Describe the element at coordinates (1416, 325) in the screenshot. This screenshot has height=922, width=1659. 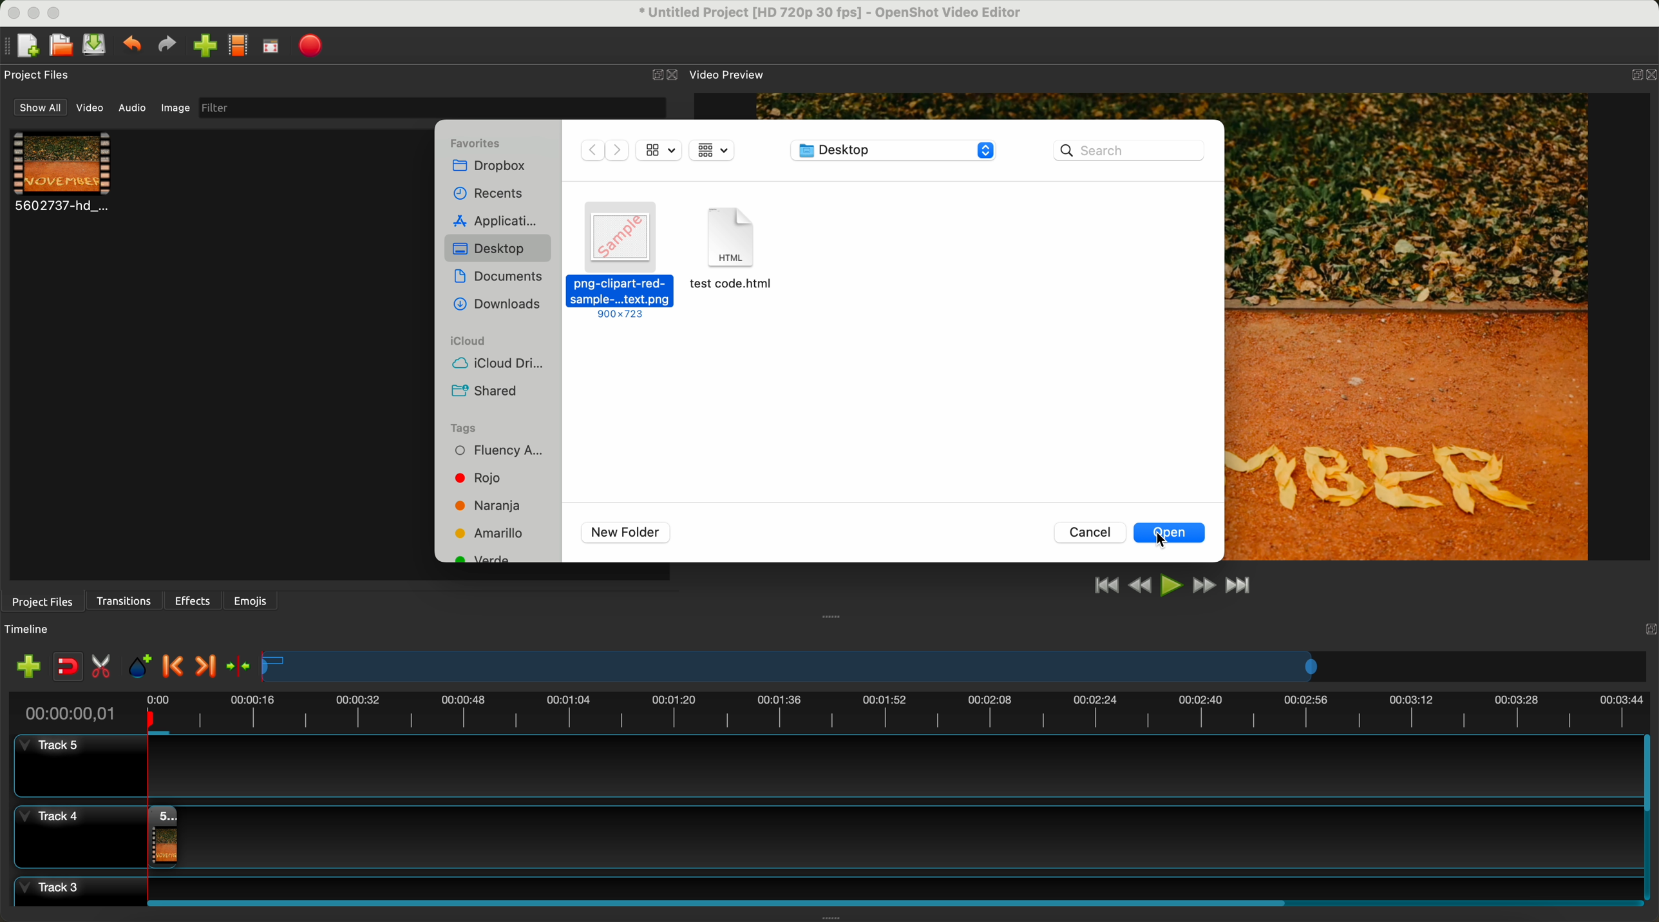
I see `pREVIEW` at that location.